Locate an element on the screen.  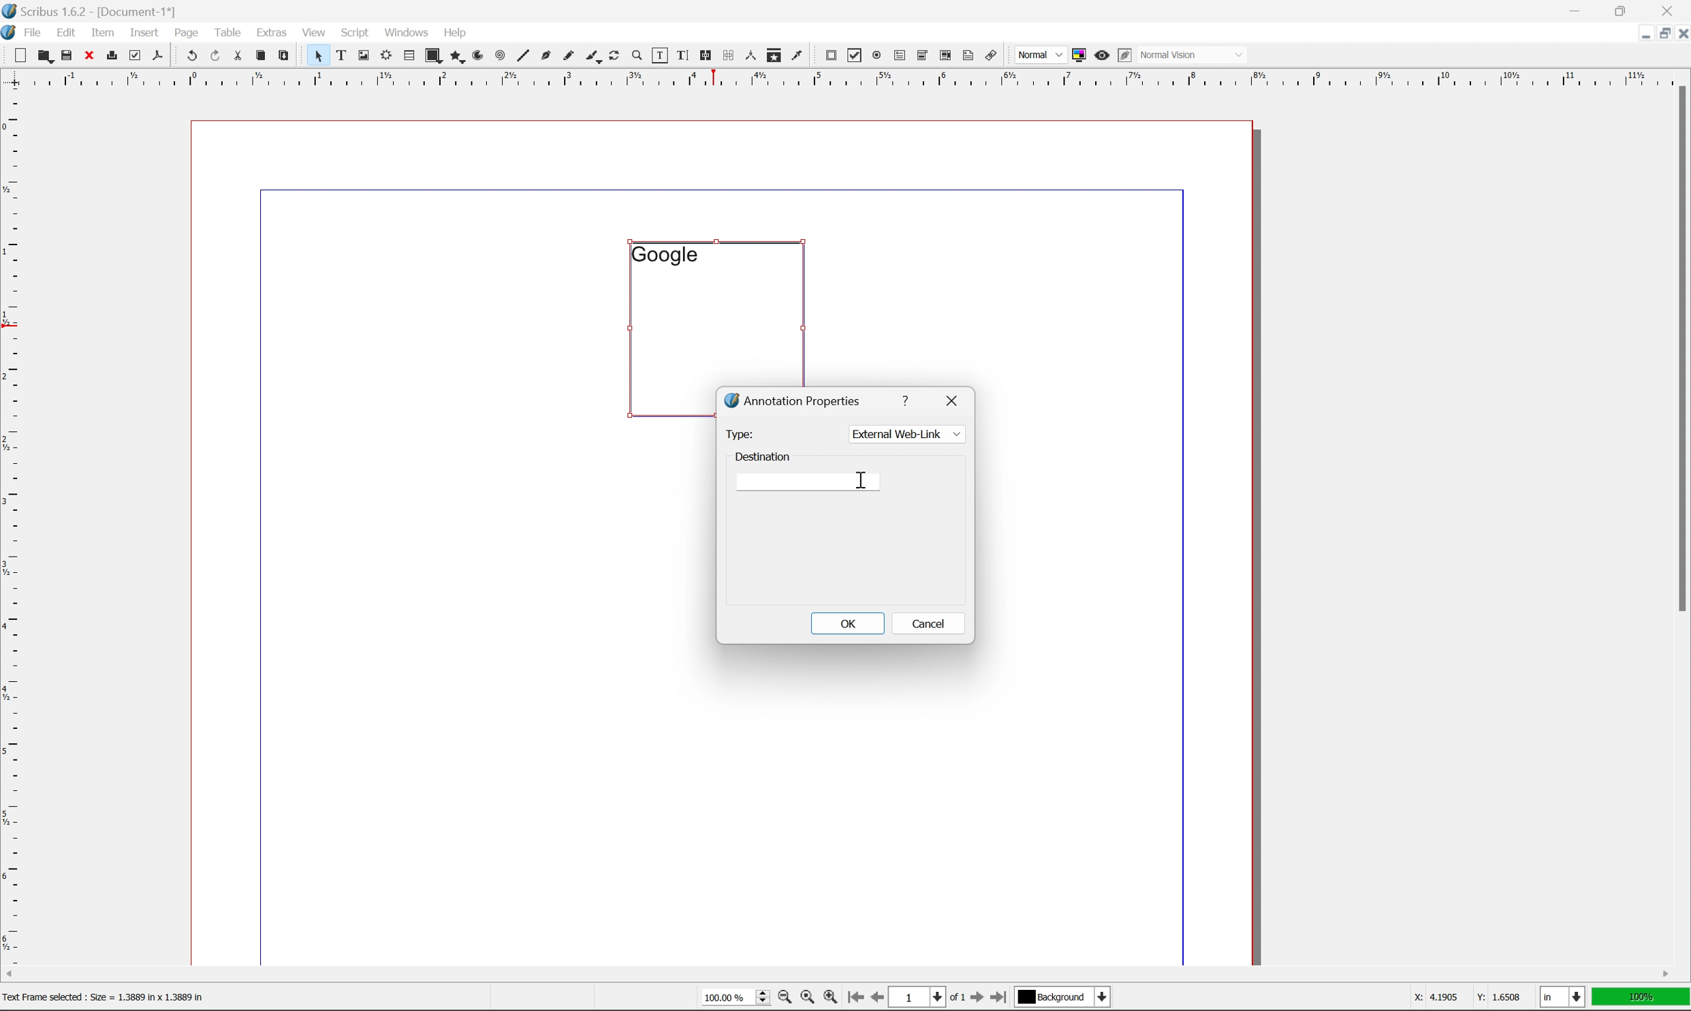
line is located at coordinates (523, 57).